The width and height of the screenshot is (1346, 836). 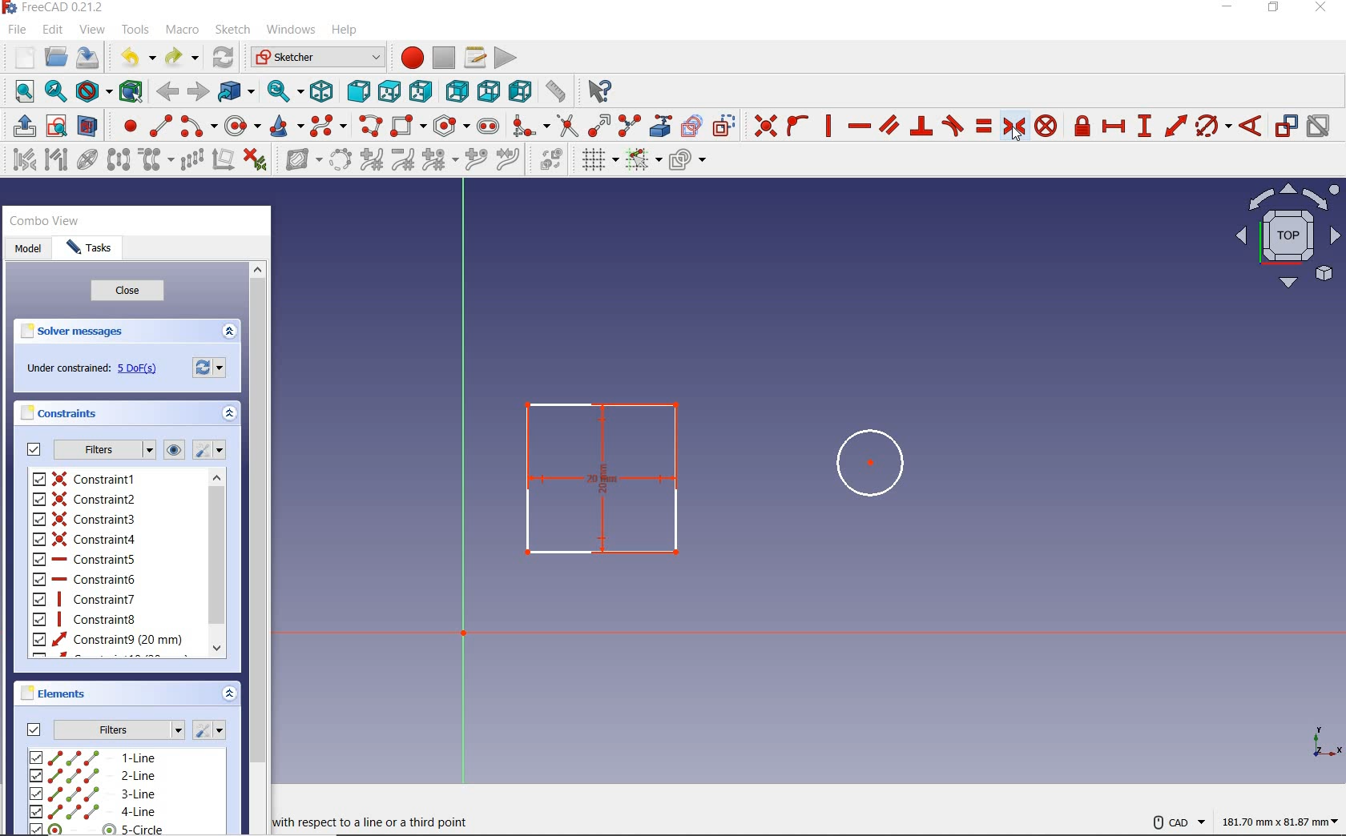 What do you see at coordinates (889, 124) in the screenshot?
I see `constrain parallel` at bounding box center [889, 124].